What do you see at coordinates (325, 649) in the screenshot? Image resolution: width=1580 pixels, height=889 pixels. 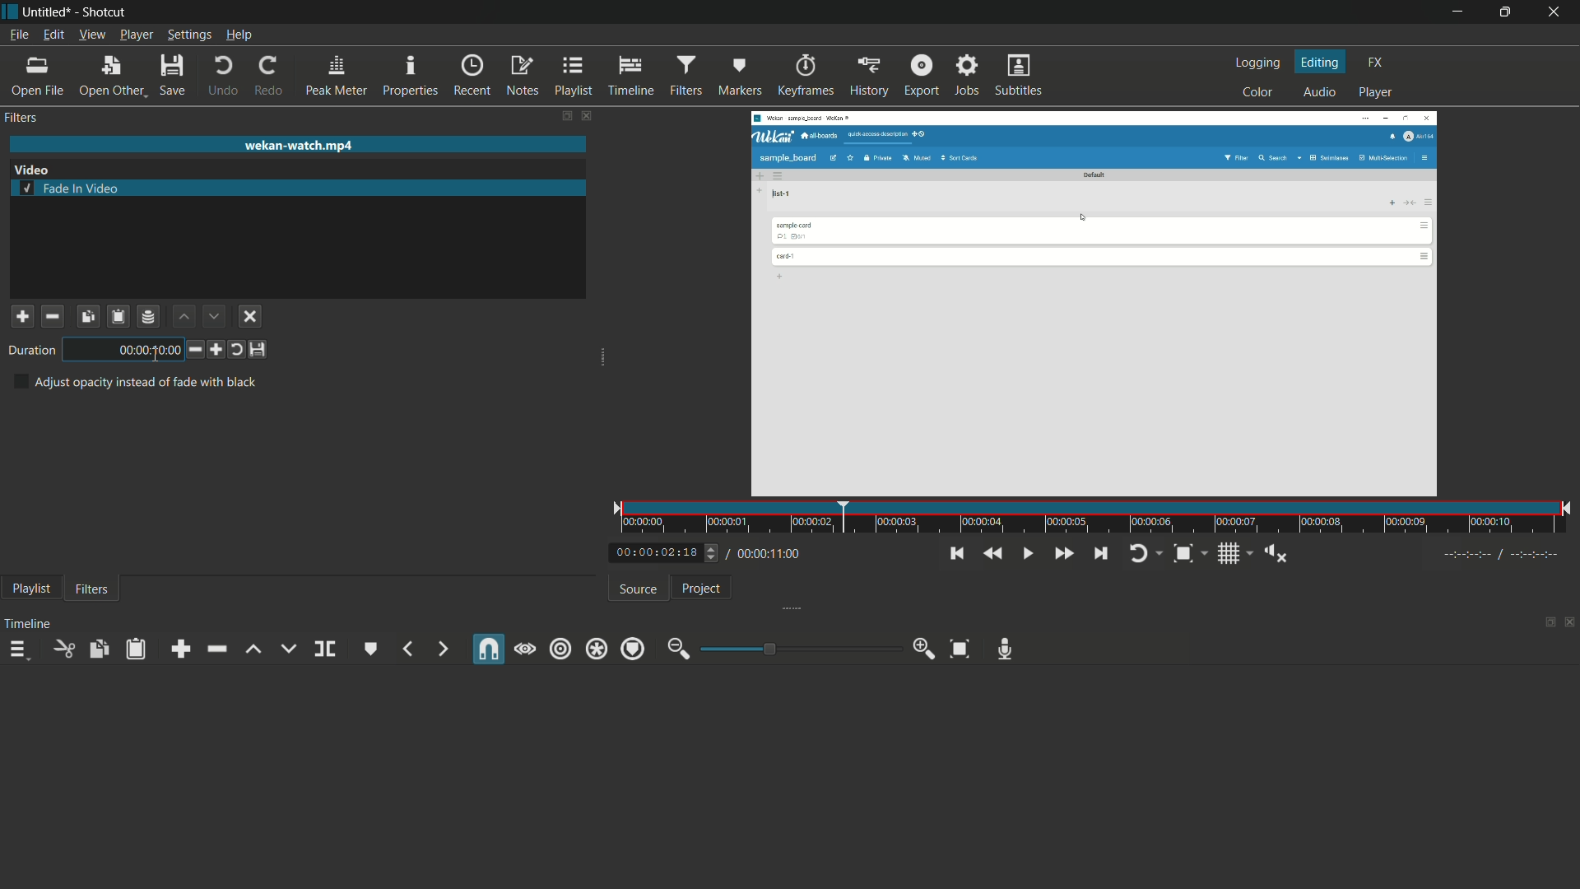 I see `split at playhead` at bounding box center [325, 649].